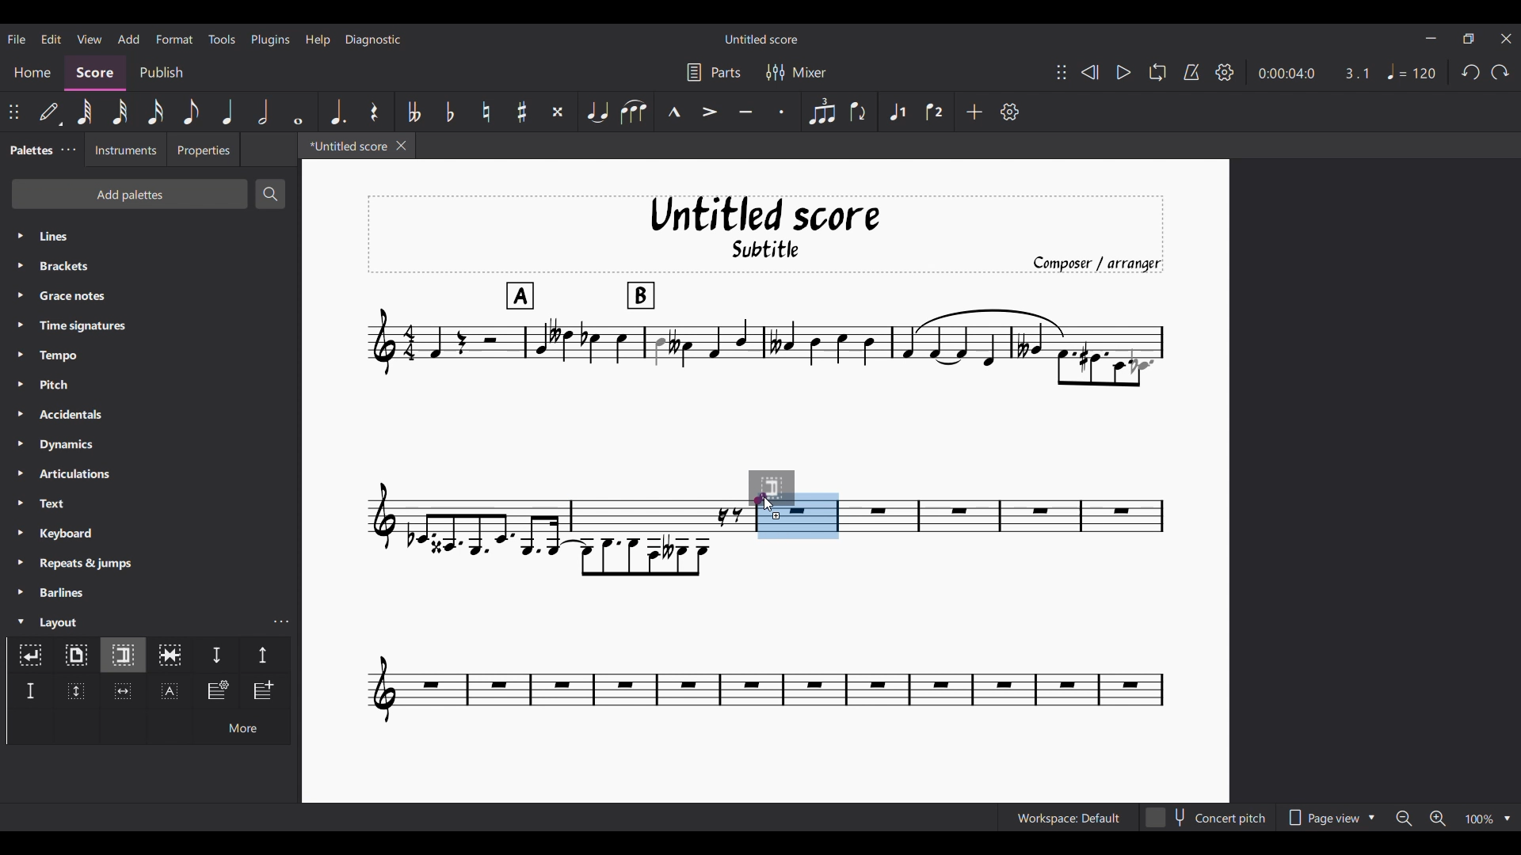  What do you see at coordinates (151, 533) in the screenshot?
I see `Keyboard` at bounding box center [151, 533].